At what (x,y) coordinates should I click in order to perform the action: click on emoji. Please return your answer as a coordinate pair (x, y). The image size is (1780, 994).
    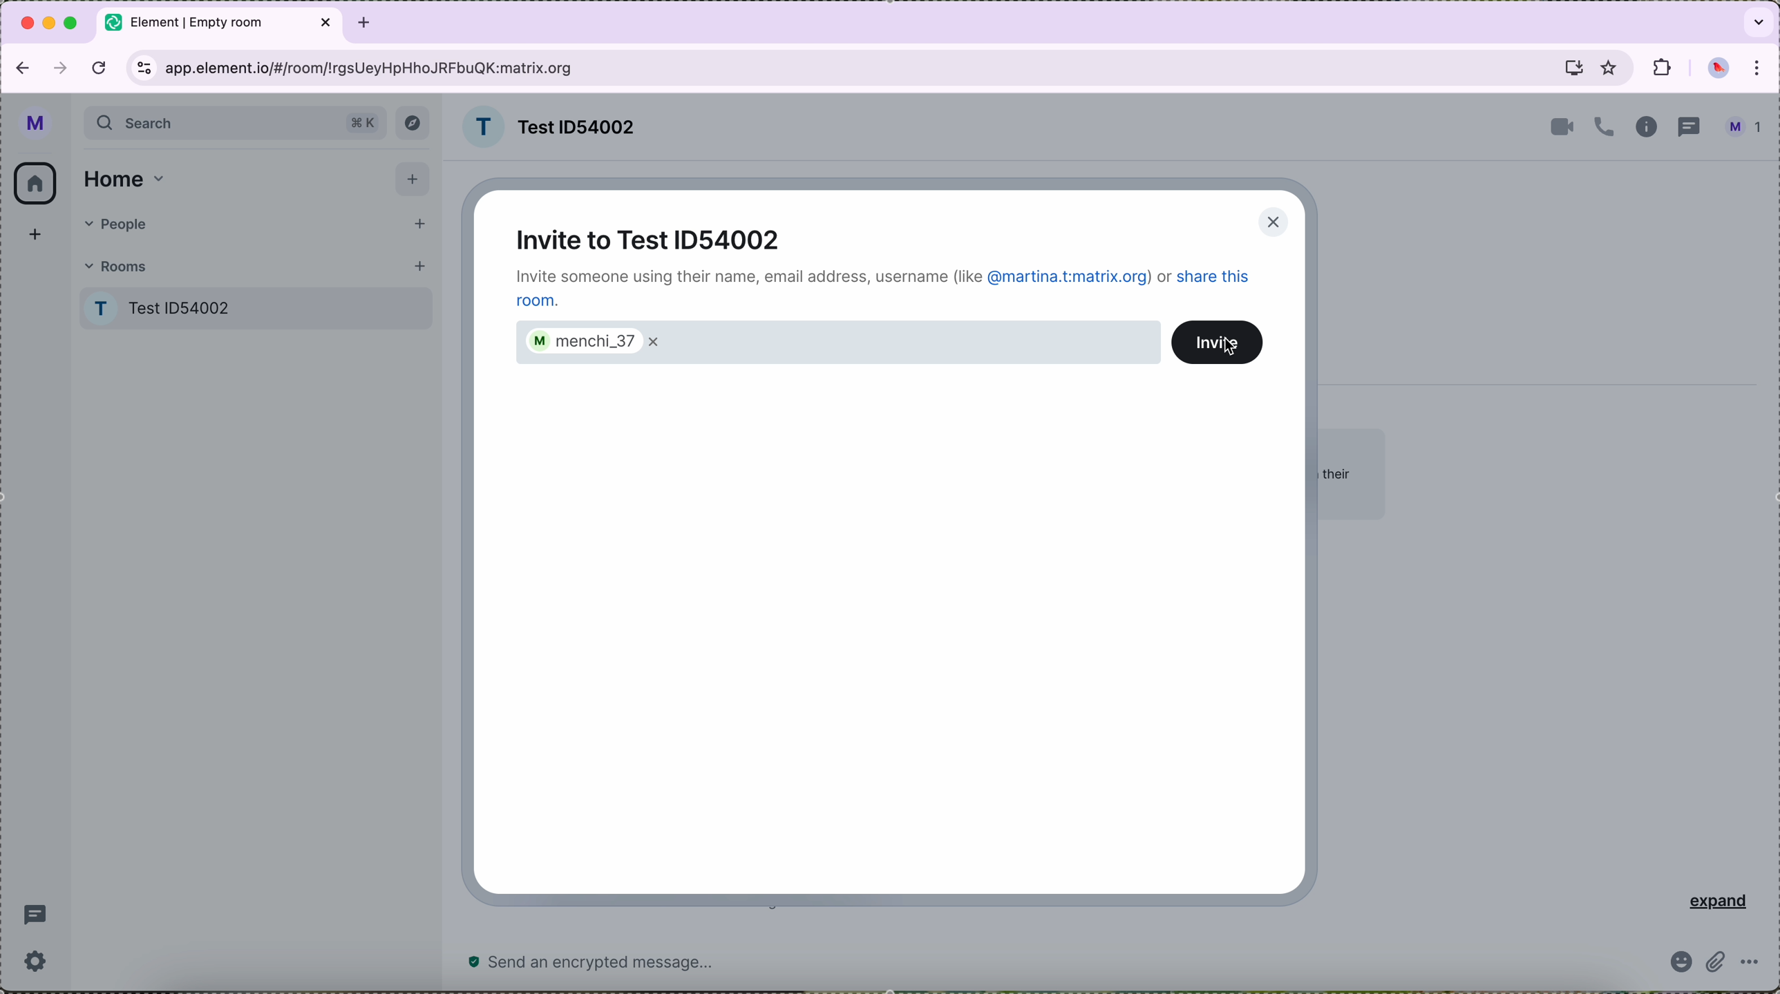
    Looking at the image, I should click on (1682, 964).